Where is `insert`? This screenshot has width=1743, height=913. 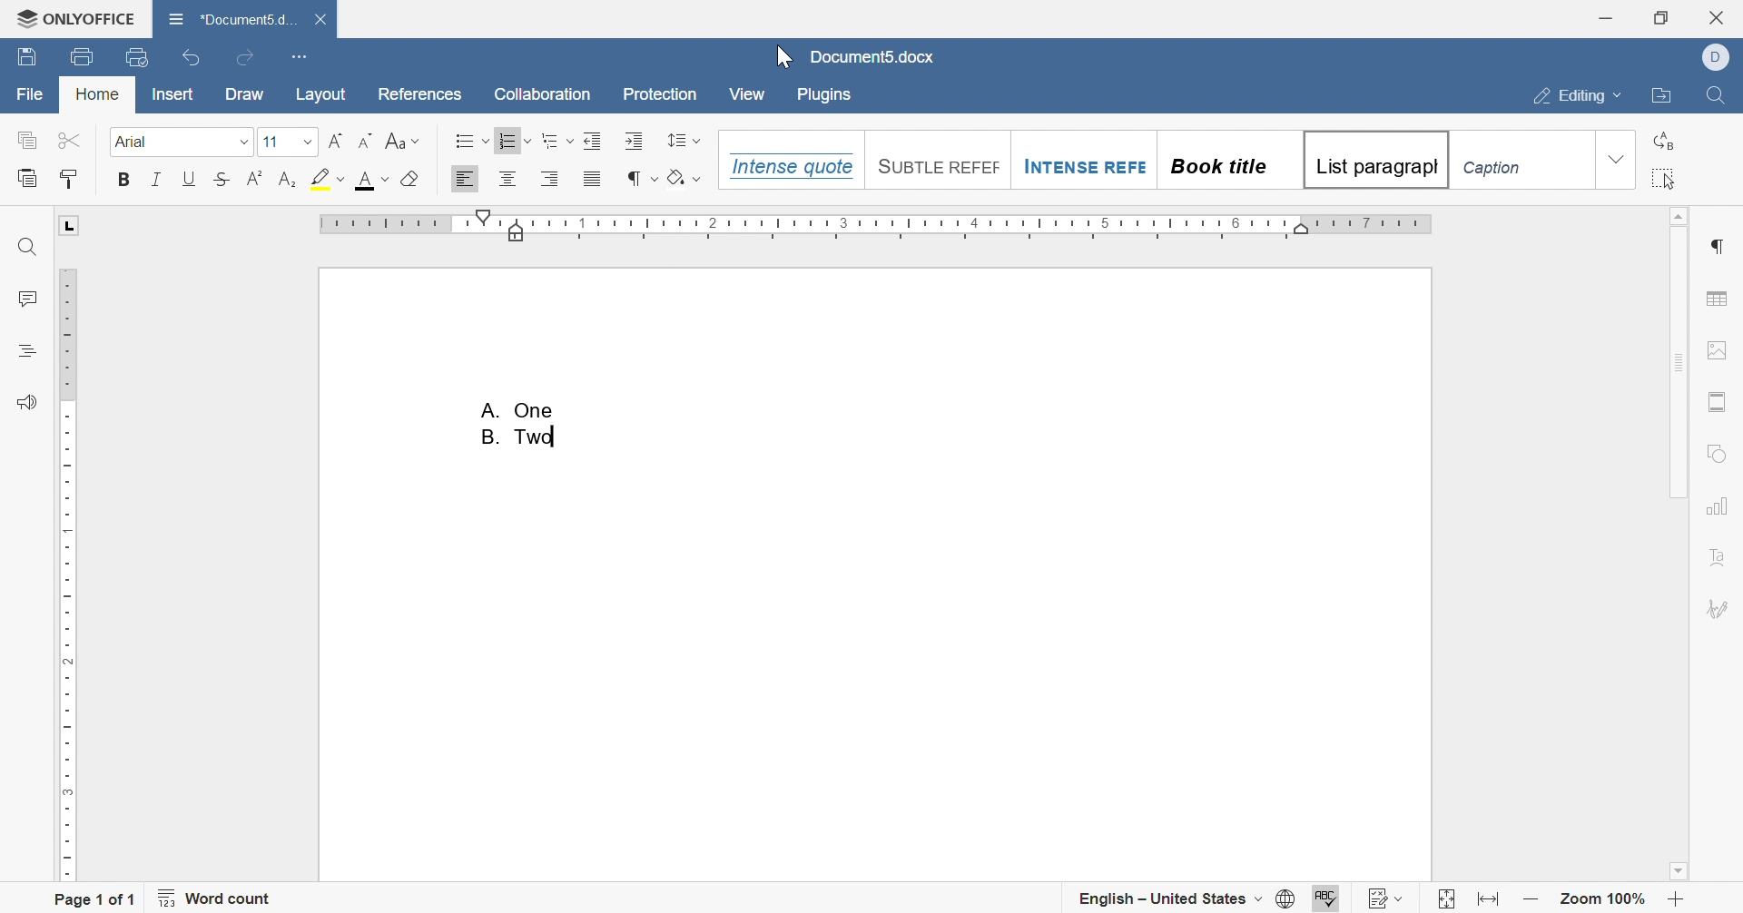
insert is located at coordinates (174, 95).